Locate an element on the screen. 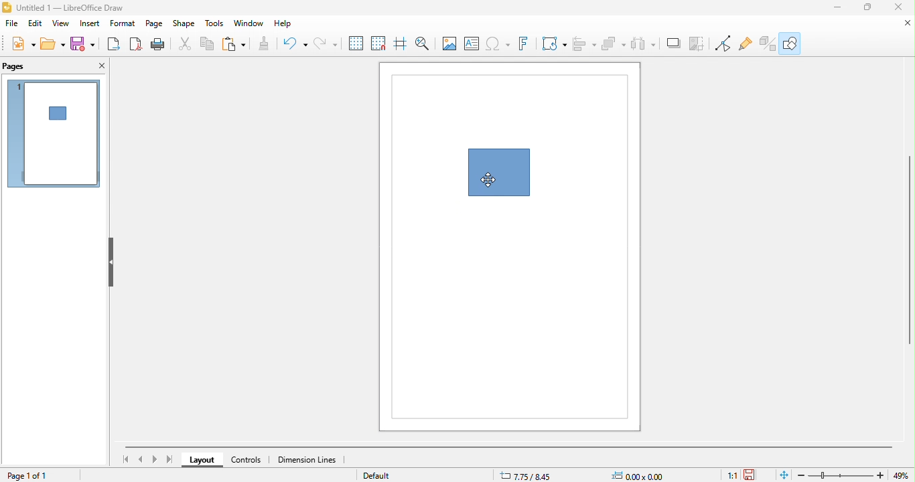 The height and width of the screenshot is (482, 915). toggle point edit mode is located at coordinates (700, 44).